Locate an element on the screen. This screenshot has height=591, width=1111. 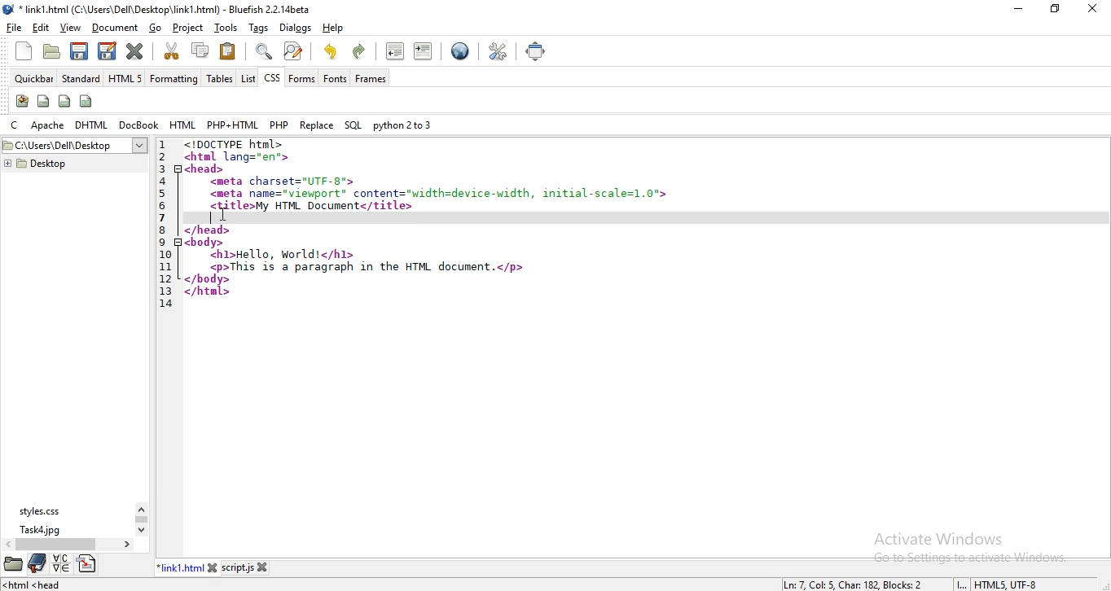
tables is located at coordinates (220, 77).